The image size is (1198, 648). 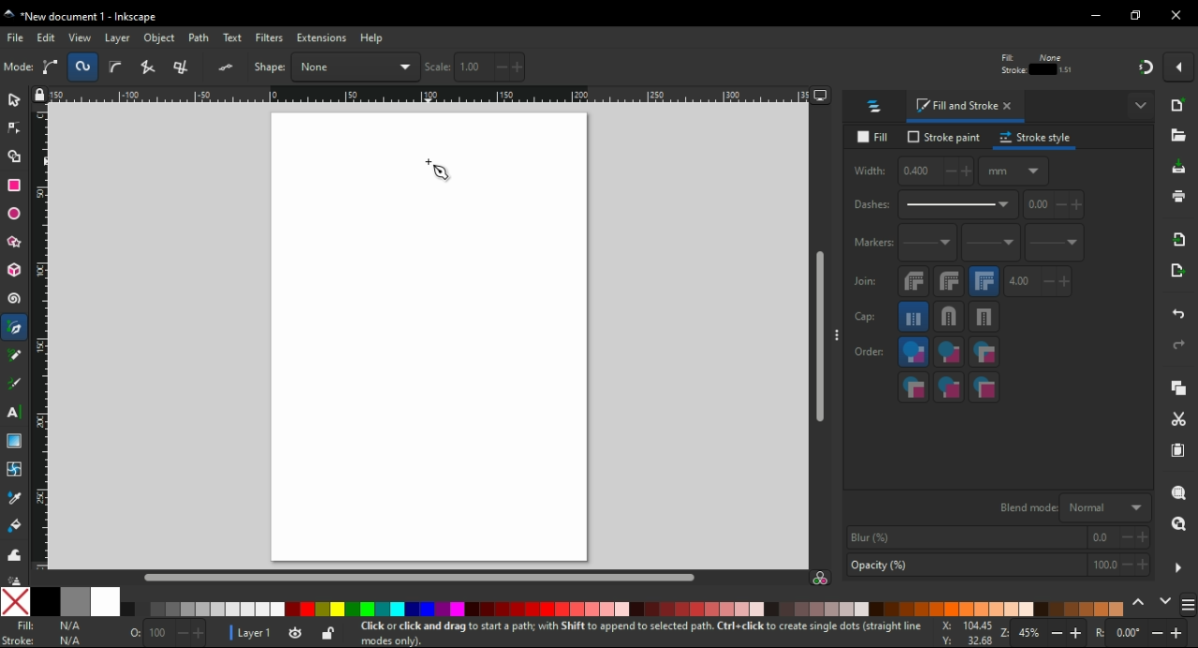 What do you see at coordinates (15, 384) in the screenshot?
I see `calligraphy tool` at bounding box center [15, 384].